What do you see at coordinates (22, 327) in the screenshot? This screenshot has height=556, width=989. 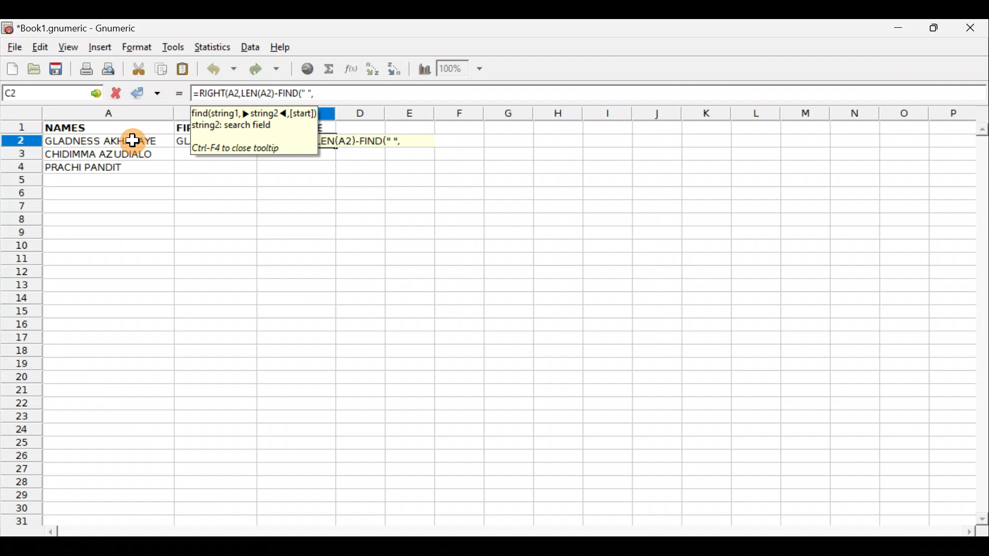 I see `Rows` at bounding box center [22, 327].